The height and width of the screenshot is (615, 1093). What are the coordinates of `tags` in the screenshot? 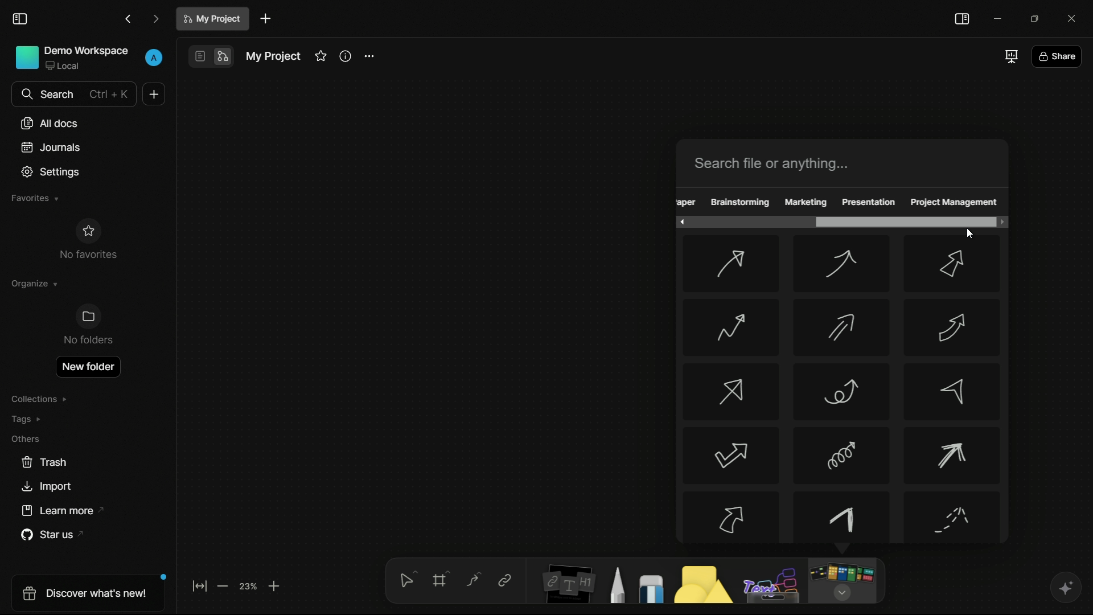 It's located at (27, 419).